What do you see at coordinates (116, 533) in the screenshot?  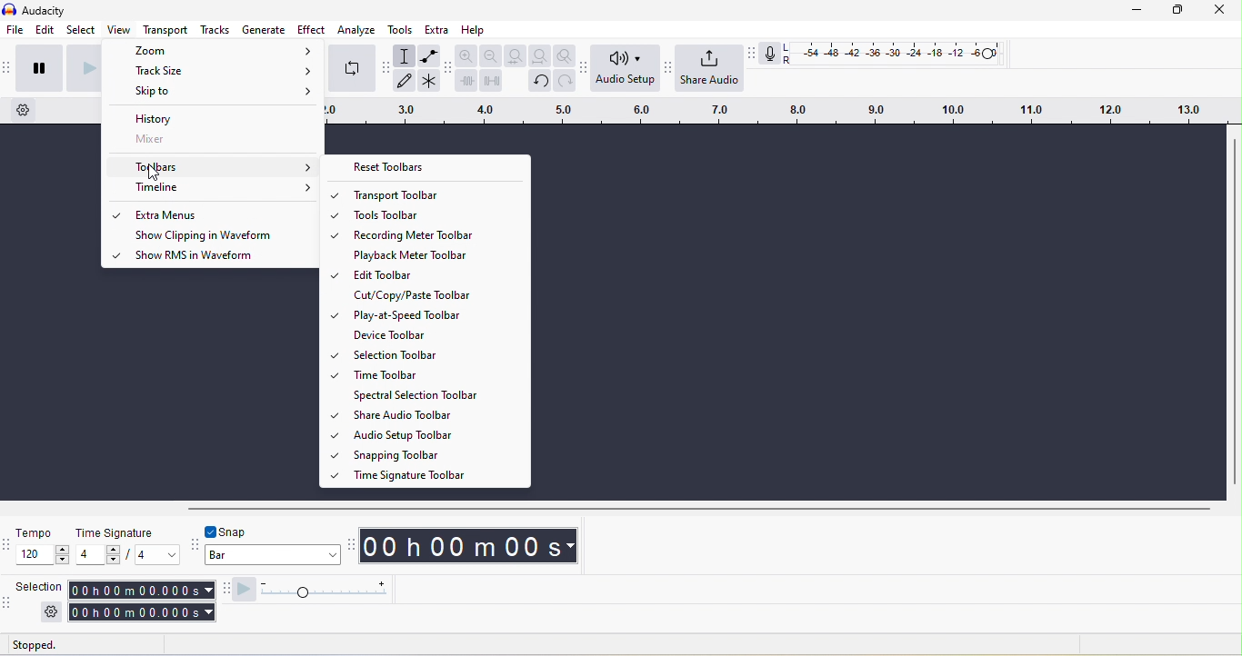 I see `time signature` at bounding box center [116, 533].